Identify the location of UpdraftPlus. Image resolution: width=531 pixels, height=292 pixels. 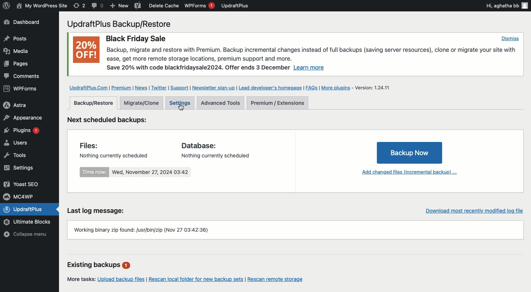
(235, 6).